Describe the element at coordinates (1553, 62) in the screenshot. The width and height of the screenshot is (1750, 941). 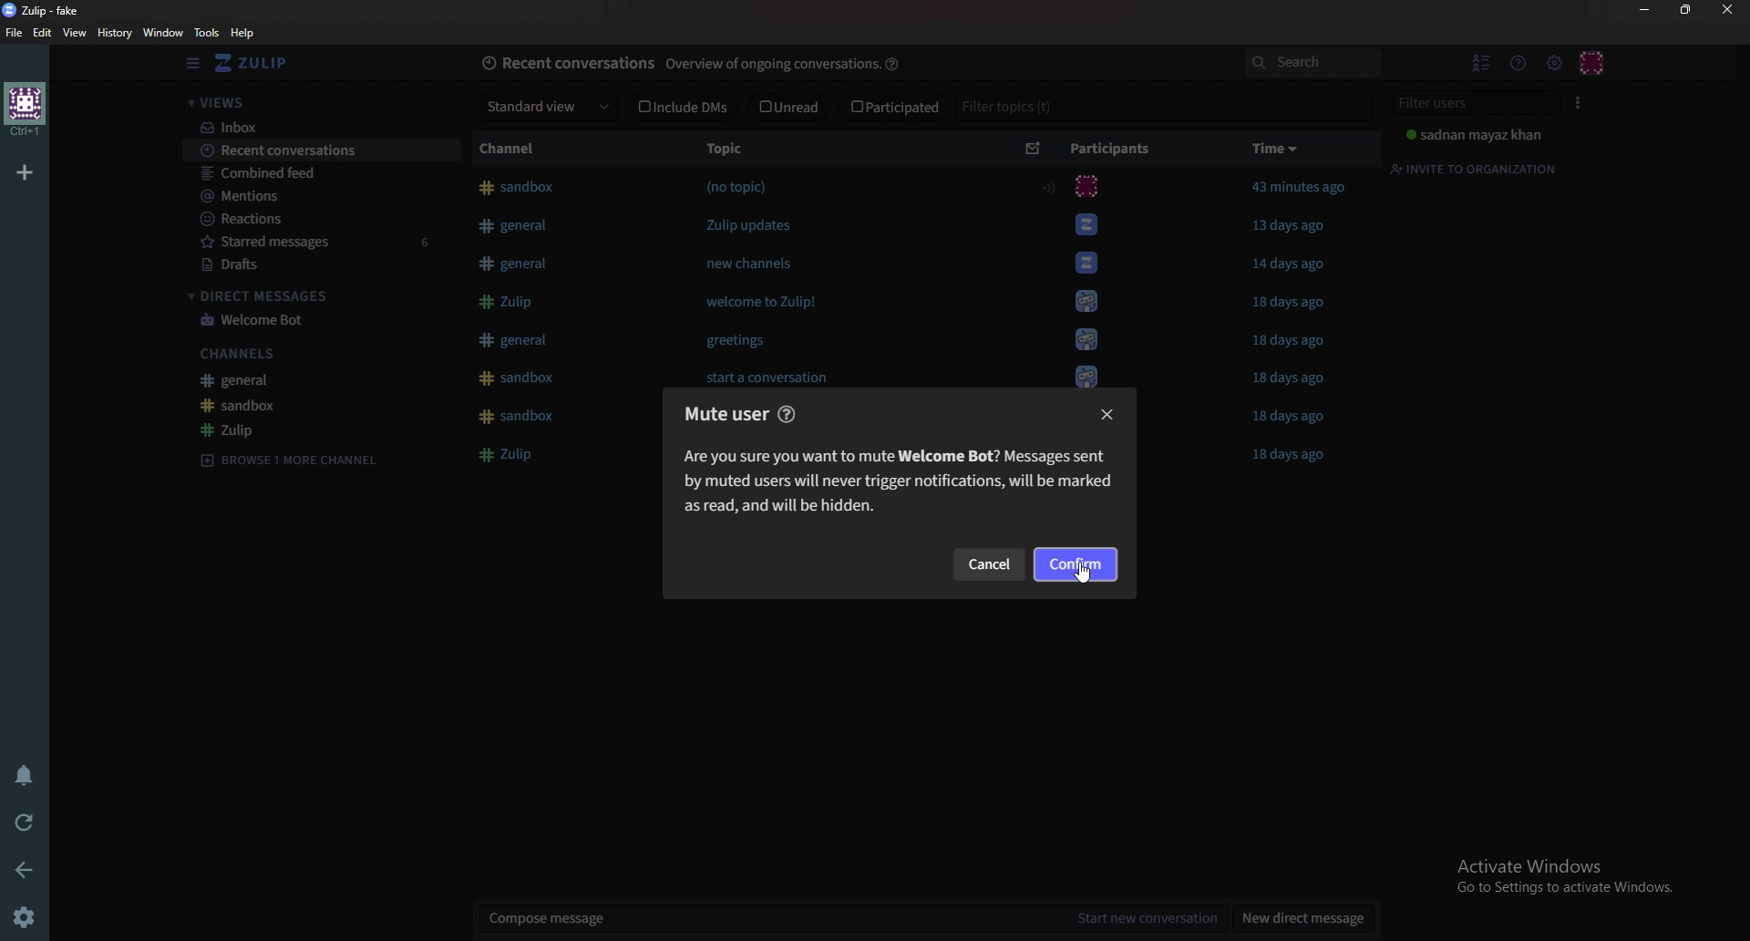
I see `Main menu` at that location.